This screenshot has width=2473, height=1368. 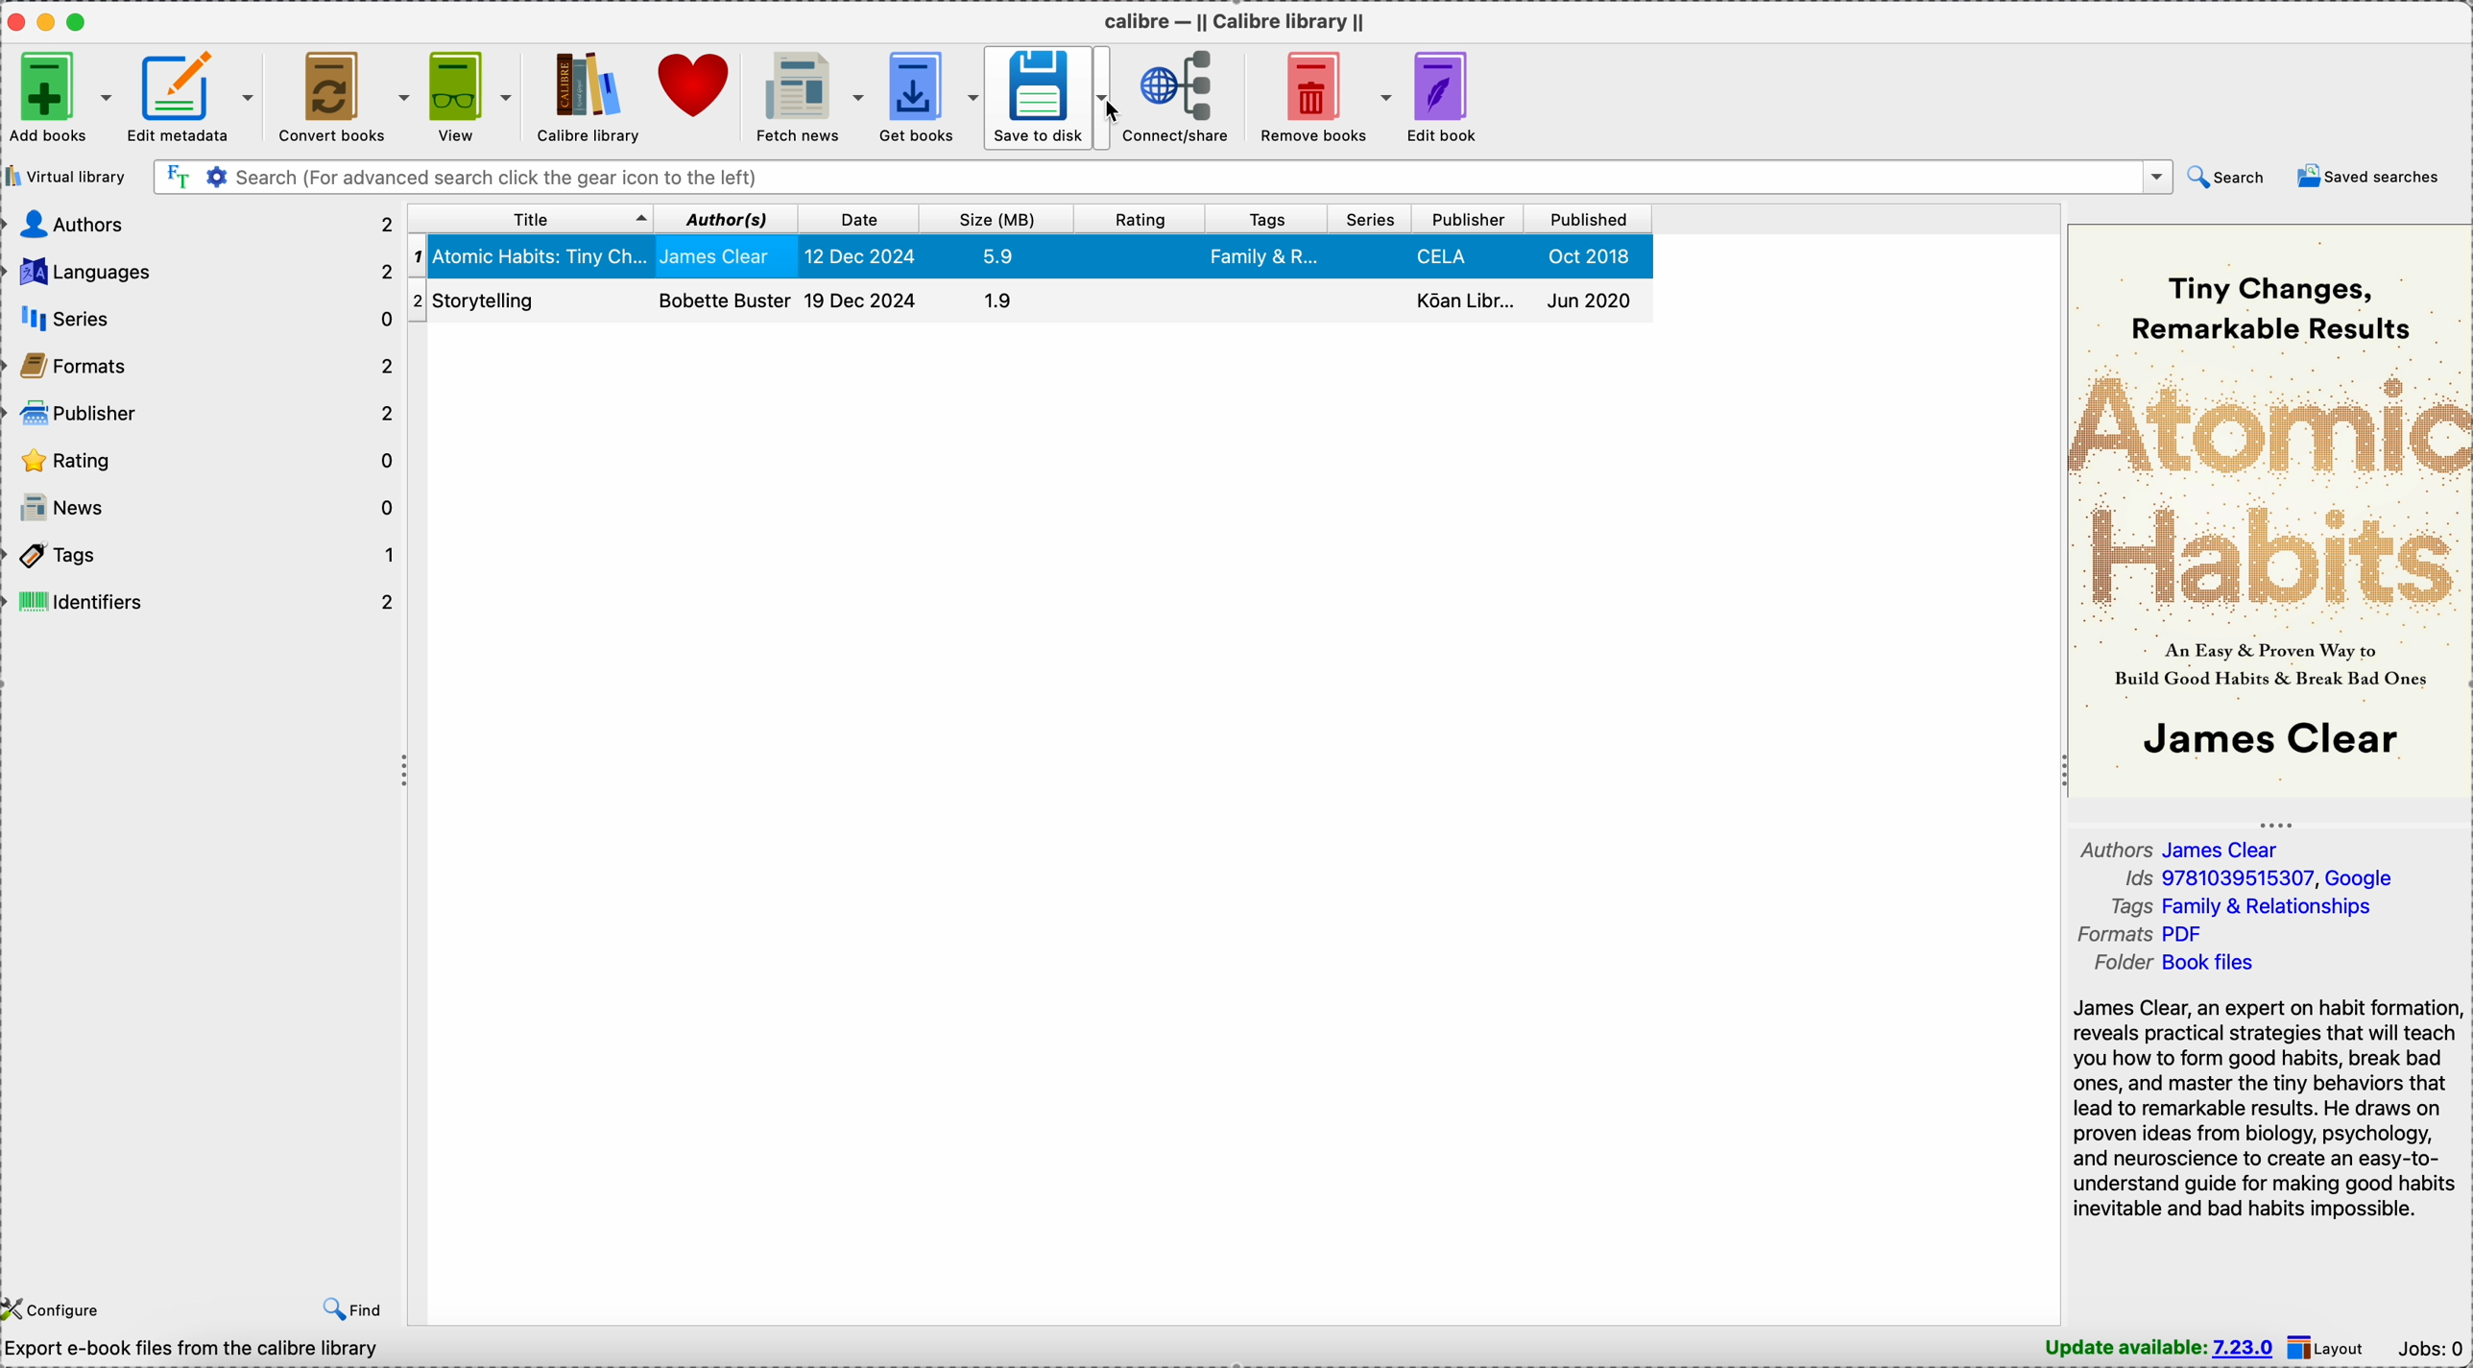 What do you see at coordinates (200, 97) in the screenshot?
I see `edit metadata` at bounding box center [200, 97].